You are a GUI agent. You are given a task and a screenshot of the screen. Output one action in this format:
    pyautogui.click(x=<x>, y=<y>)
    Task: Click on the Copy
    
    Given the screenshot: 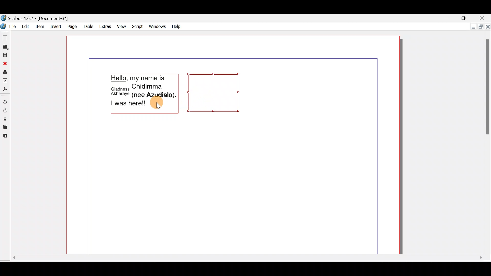 What is the action you would take?
    pyautogui.click(x=5, y=127)
    